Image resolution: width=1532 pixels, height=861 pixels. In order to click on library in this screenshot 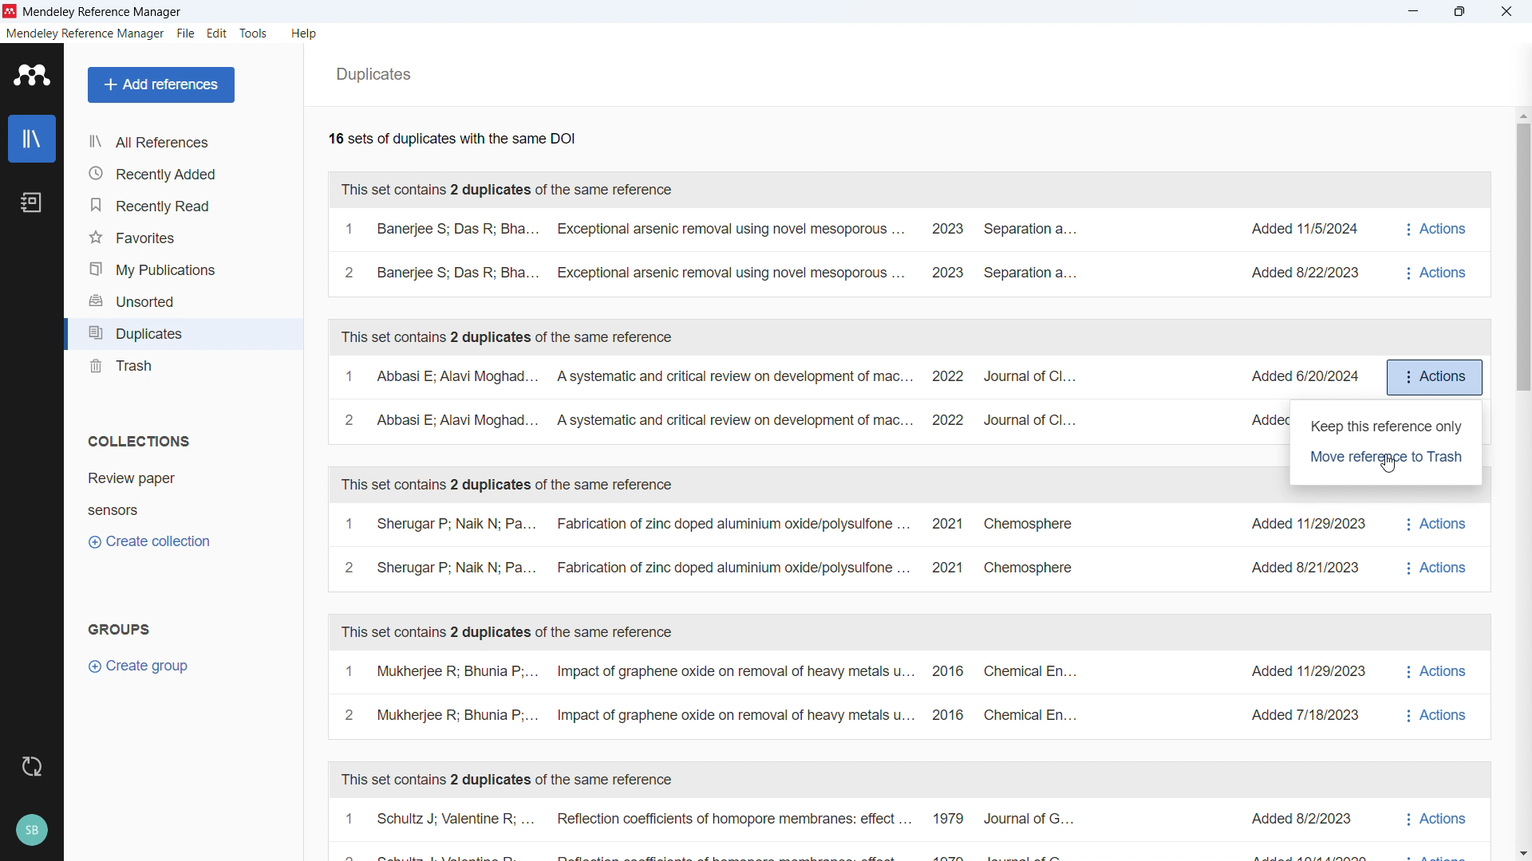, I will do `click(32, 140)`.